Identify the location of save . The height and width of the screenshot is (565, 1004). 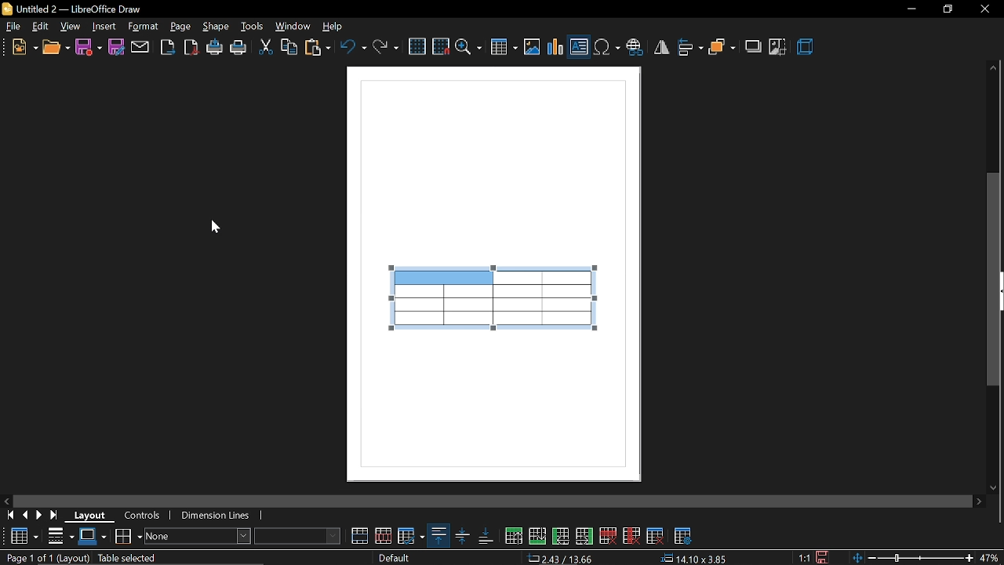
(88, 48).